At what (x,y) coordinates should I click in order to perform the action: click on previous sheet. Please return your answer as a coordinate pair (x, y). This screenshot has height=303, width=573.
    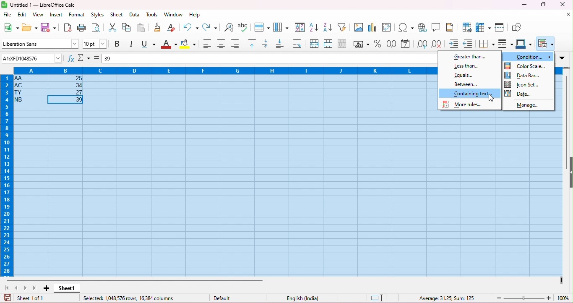
    Looking at the image, I should click on (17, 288).